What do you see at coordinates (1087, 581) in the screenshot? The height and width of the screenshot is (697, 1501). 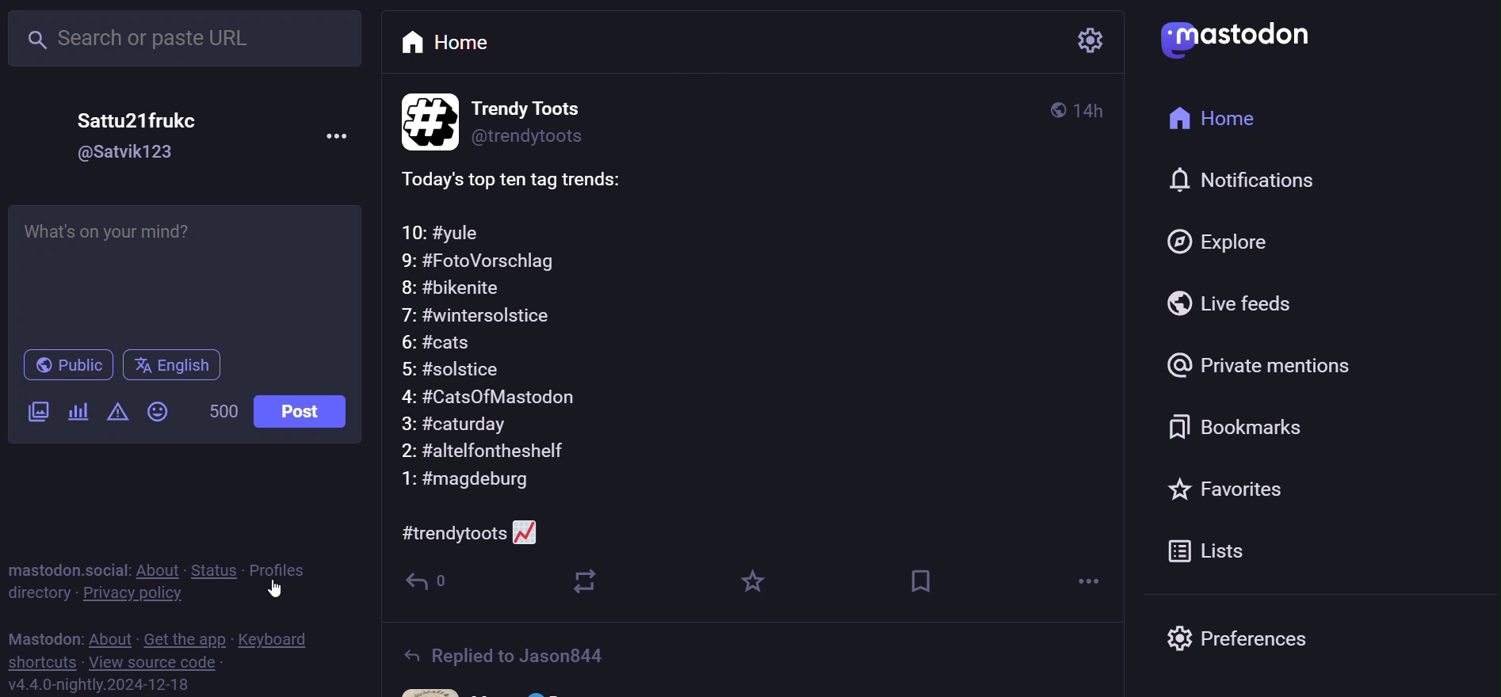 I see `more` at bounding box center [1087, 581].